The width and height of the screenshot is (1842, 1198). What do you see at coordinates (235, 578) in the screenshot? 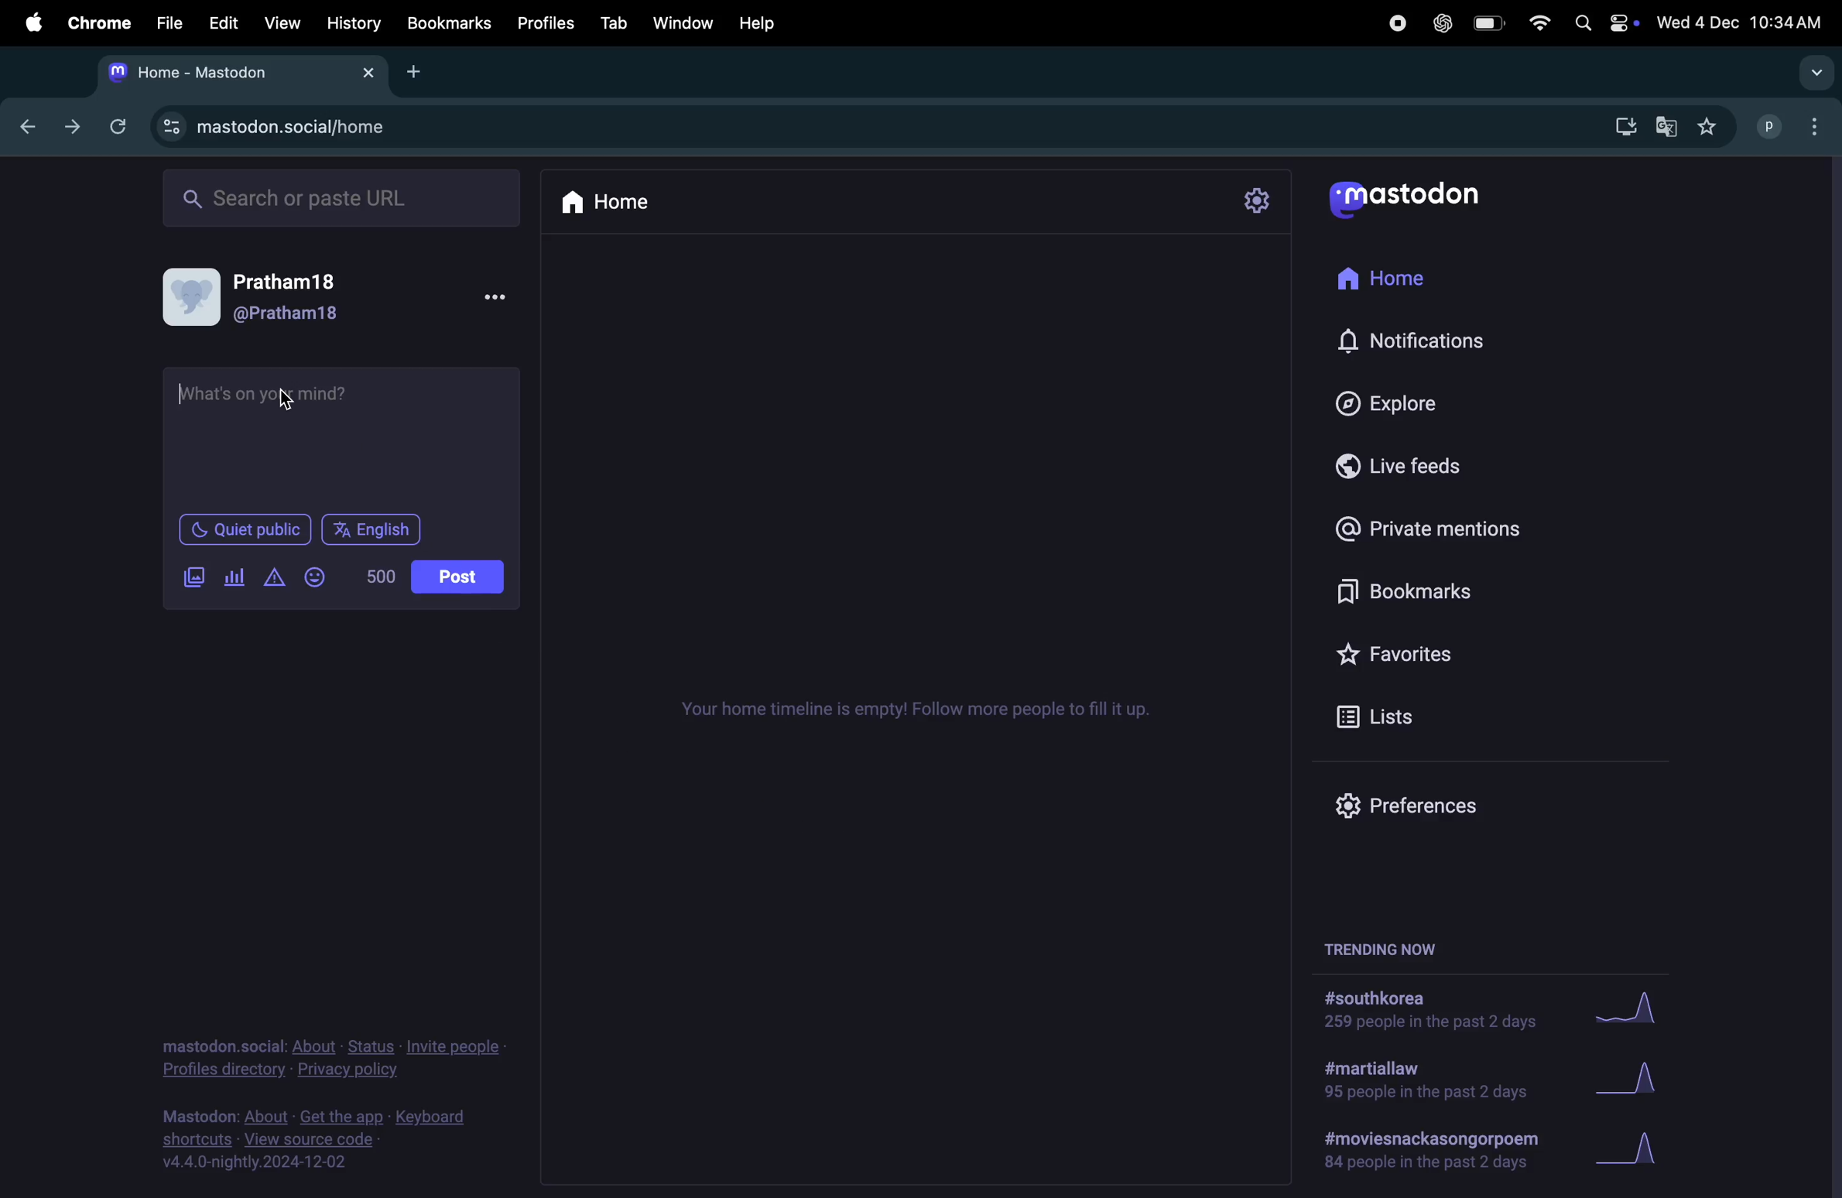
I see `poll` at bounding box center [235, 578].